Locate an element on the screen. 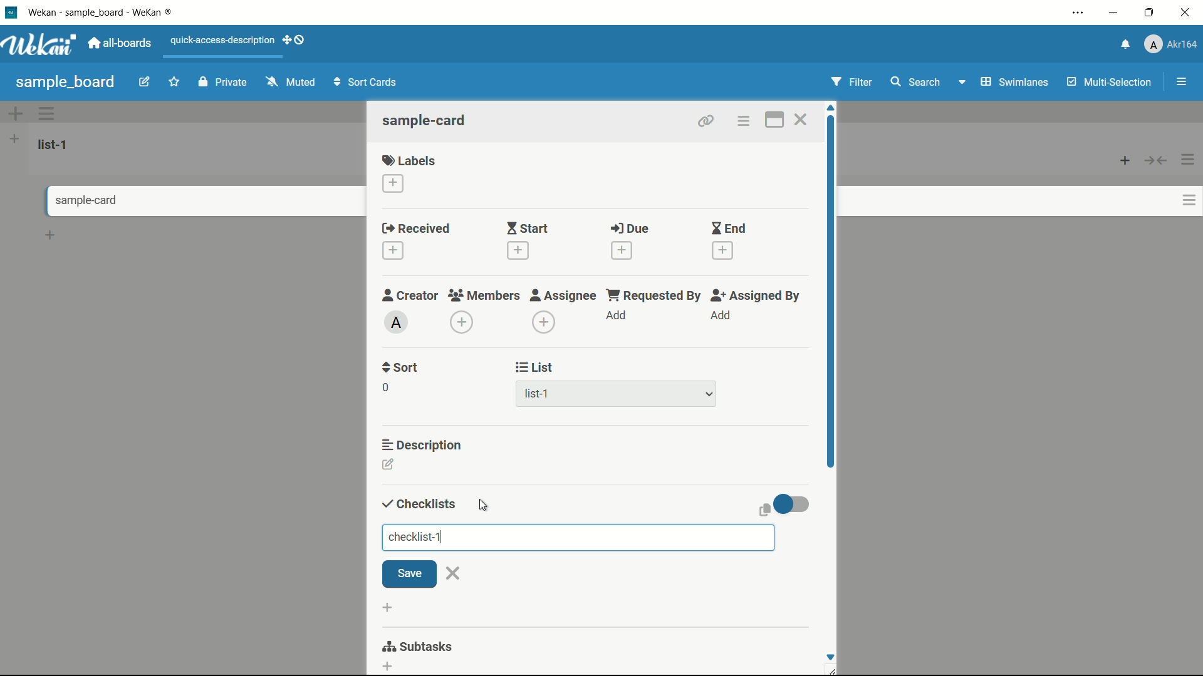  admin is located at coordinates (397, 322).